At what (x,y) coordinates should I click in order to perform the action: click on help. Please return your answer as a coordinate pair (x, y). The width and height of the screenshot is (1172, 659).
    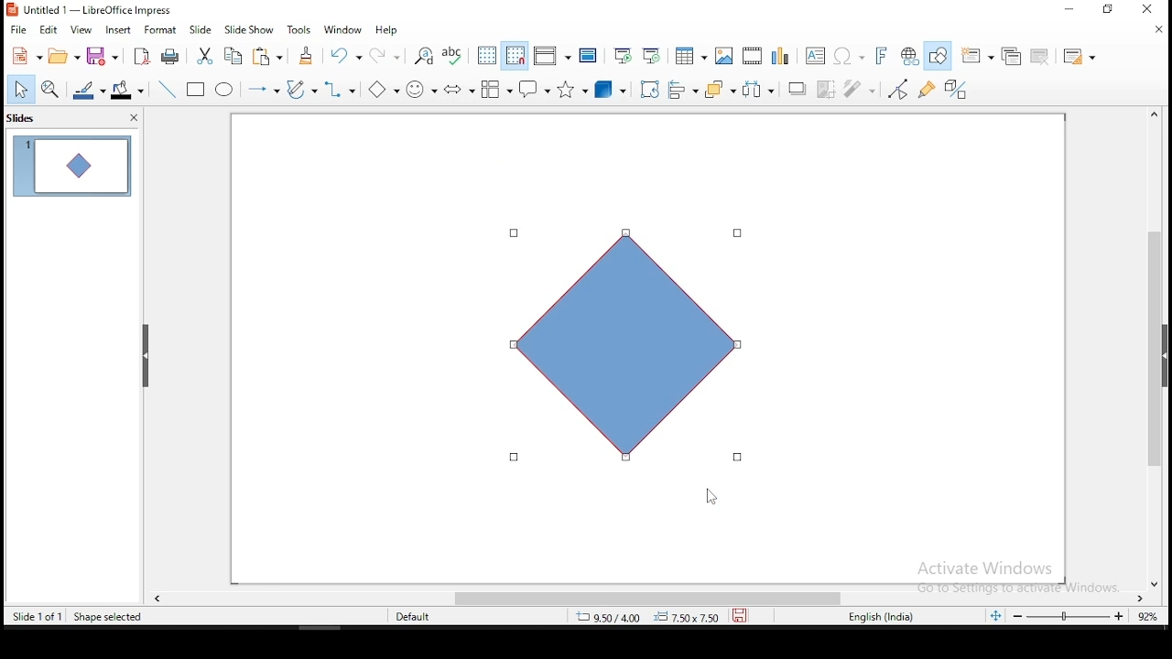
    Looking at the image, I should click on (387, 31).